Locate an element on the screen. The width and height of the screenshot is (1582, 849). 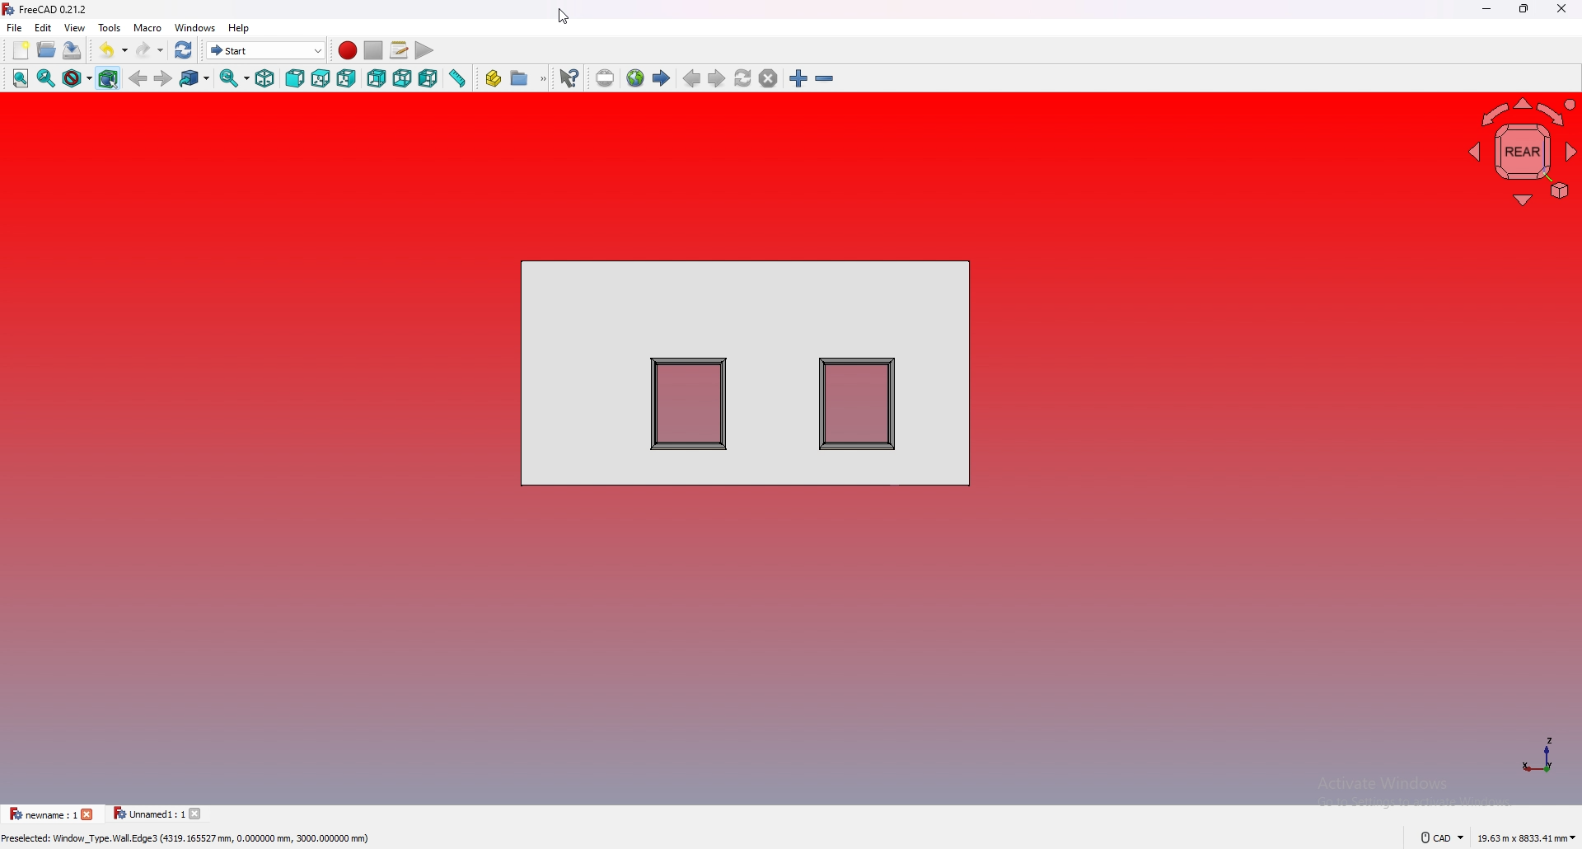
minimize is located at coordinates (1489, 8).